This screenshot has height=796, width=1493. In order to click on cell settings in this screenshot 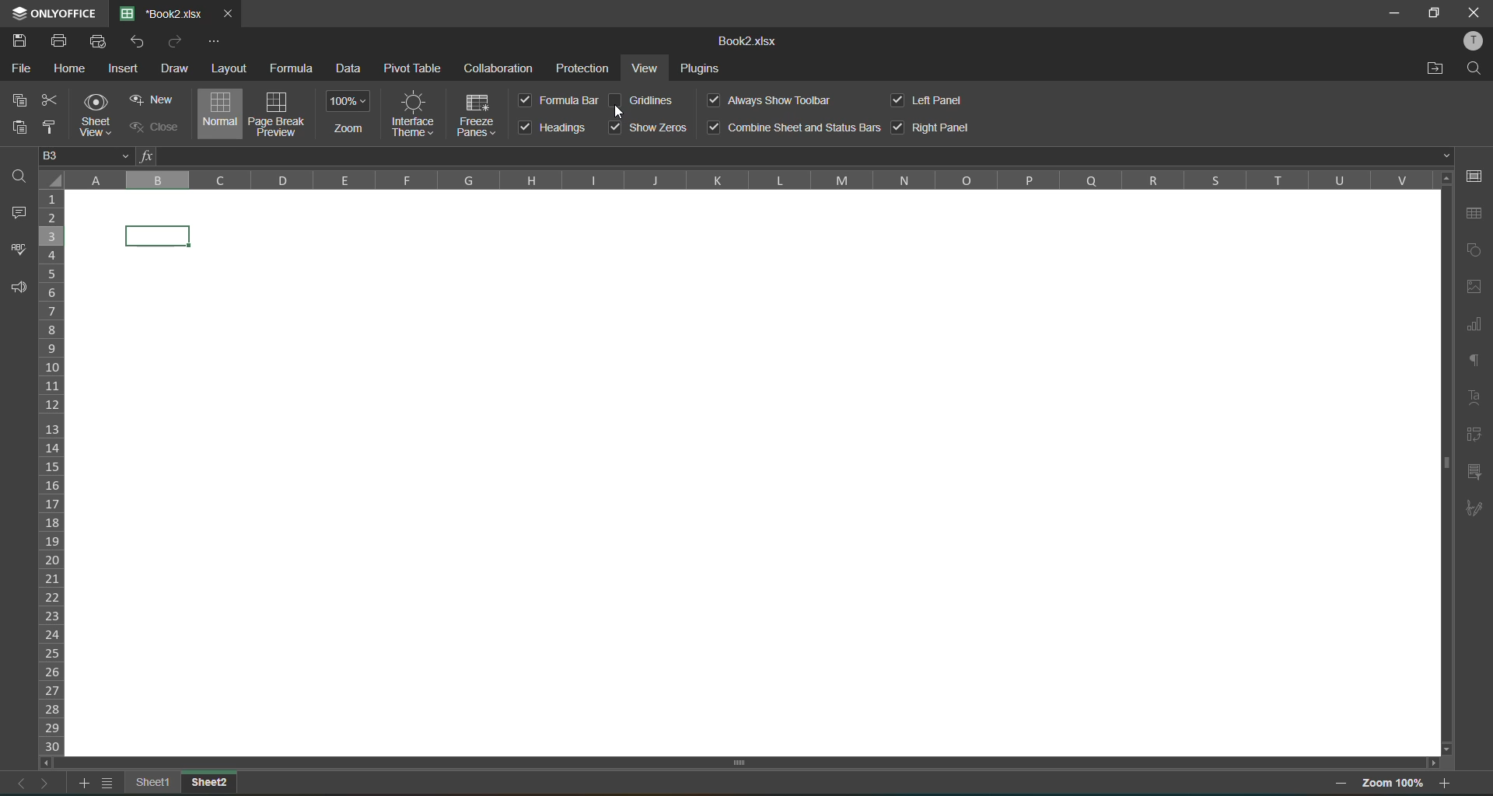, I will do `click(1478, 176)`.